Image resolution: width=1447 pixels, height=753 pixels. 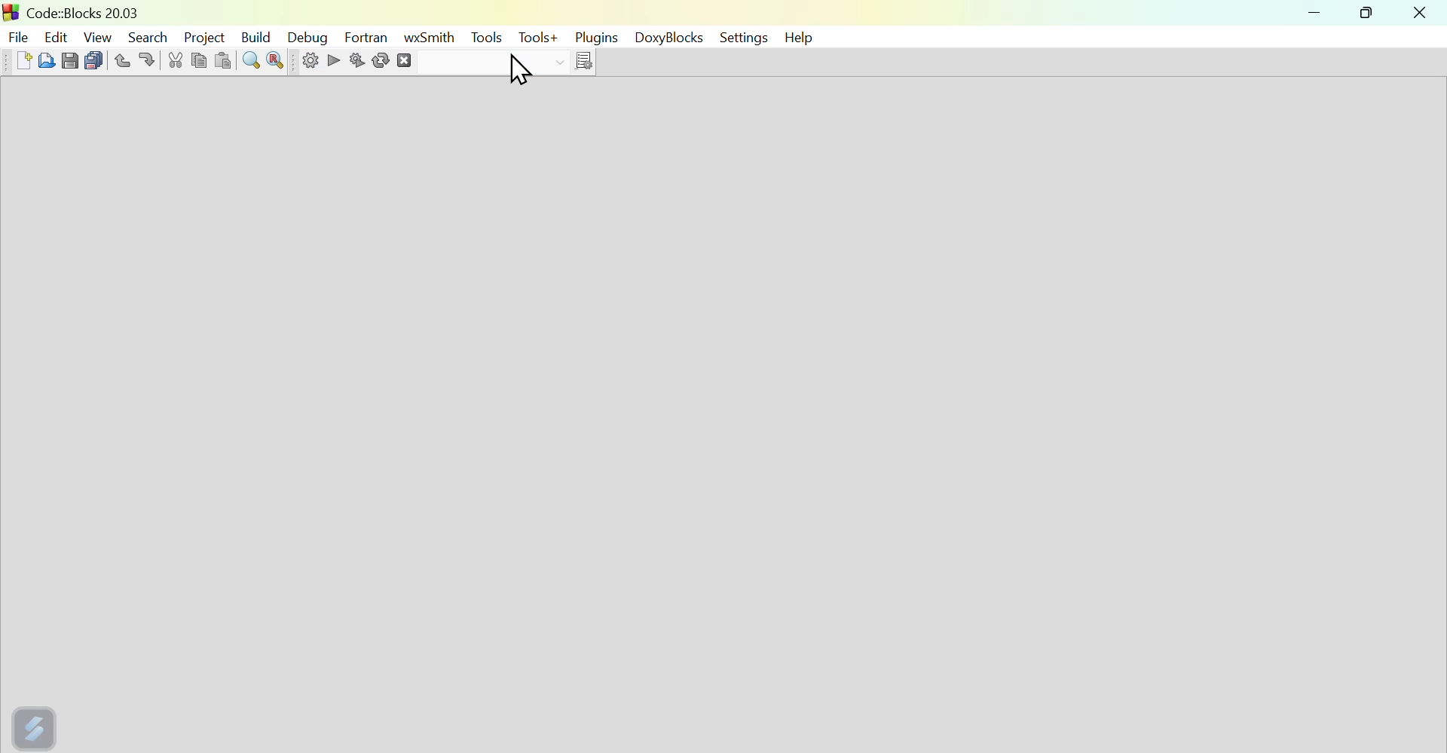 I want to click on Play, so click(x=332, y=59).